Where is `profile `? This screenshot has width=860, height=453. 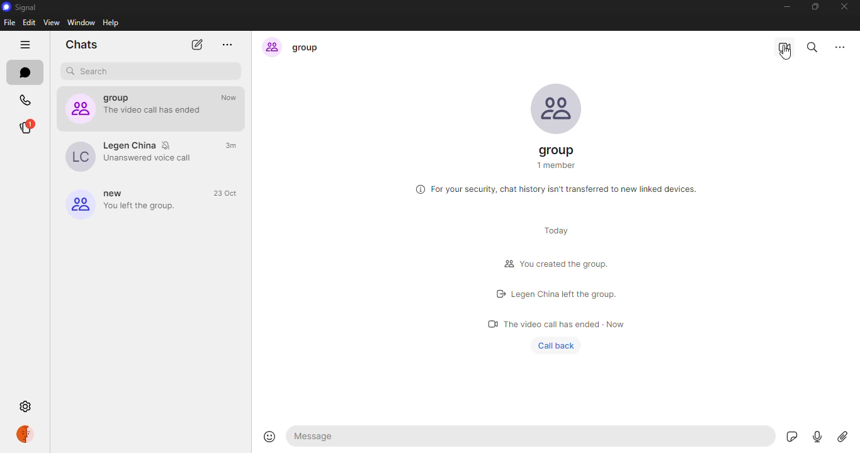 profile  is located at coordinates (560, 107).